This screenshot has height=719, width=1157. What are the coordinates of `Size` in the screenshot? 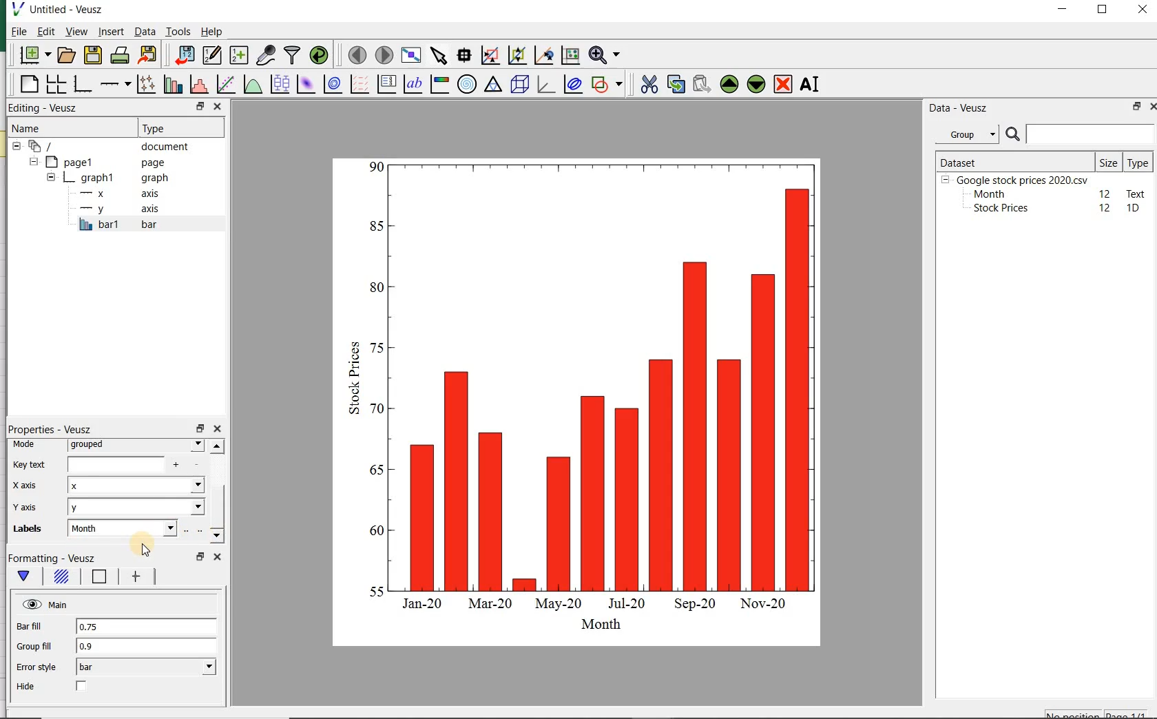 It's located at (1109, 161).